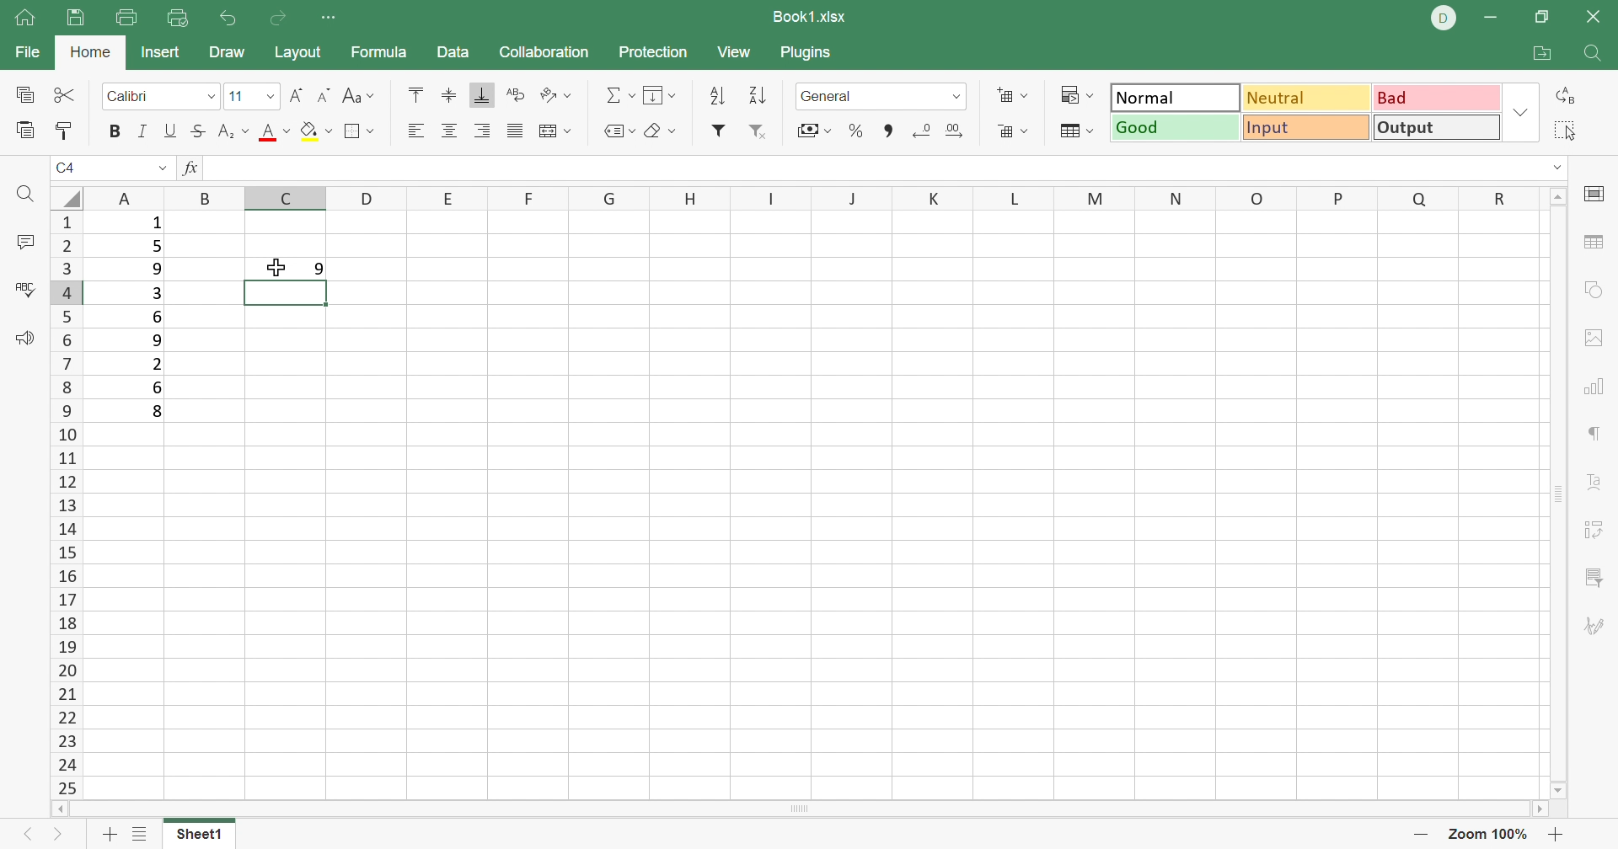  I want to click on Align Middle, so click(446, 95).